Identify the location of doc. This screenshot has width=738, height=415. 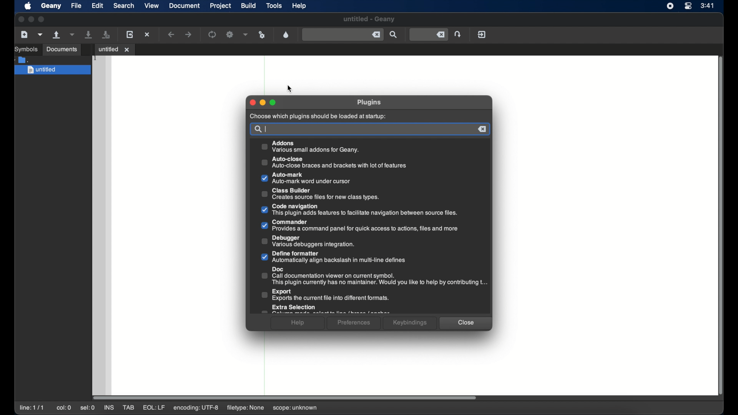
(373, 276).